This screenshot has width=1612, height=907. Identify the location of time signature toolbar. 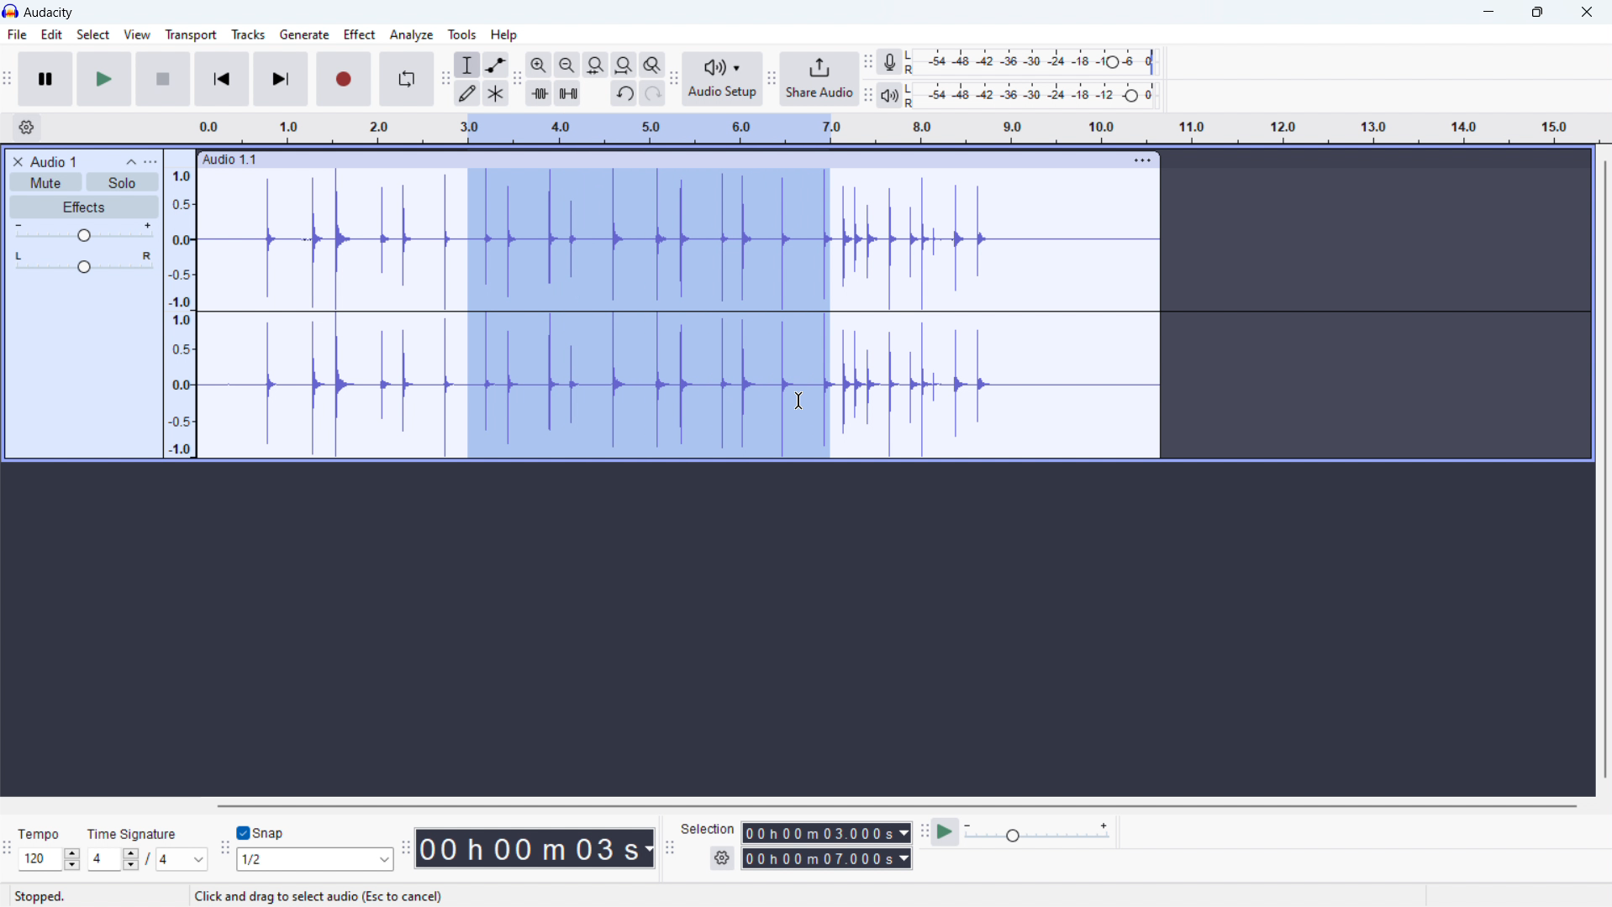
(8, 851).